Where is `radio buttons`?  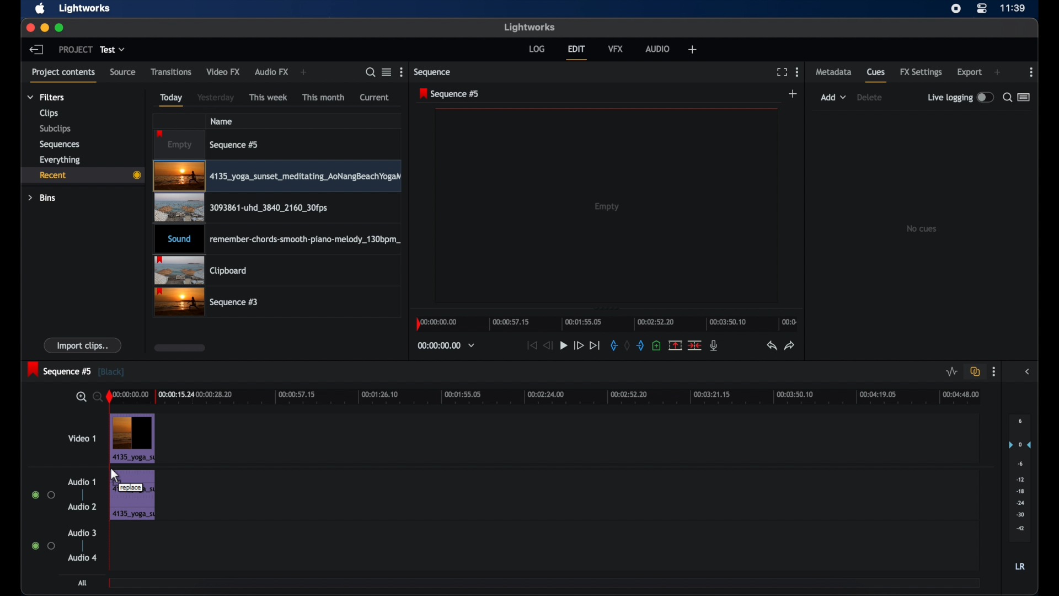
radio buttons is located at coordinates (43, 495).